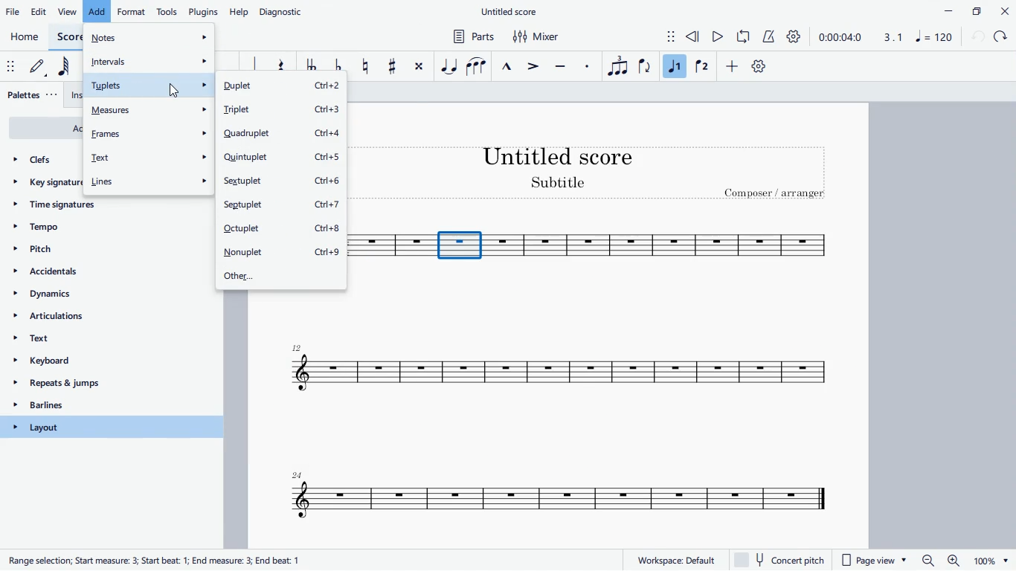 Image resolution: width=1016 pixels, height=571 pixels. I want to click on articulations, so click(101, 319).